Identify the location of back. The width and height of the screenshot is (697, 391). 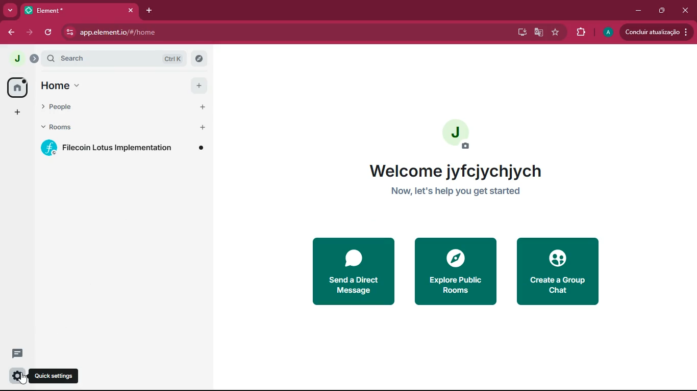
(11, 33).